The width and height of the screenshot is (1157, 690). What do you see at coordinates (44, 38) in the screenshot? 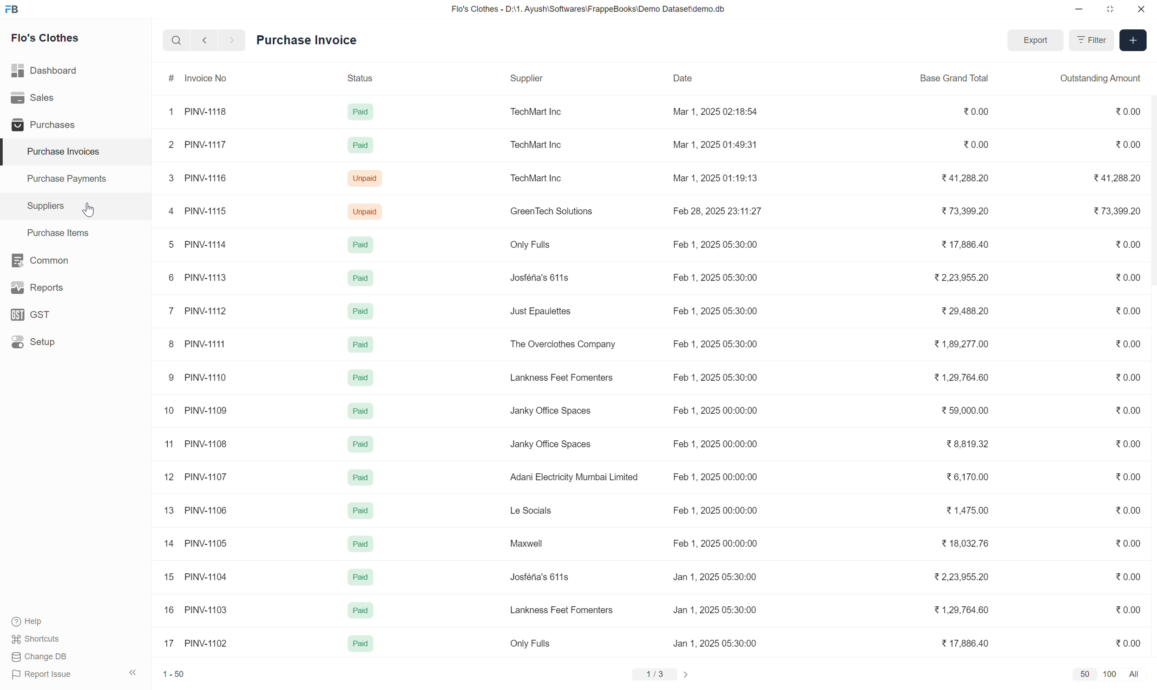
I see `Flo's Clothes` at bounding box center [44, 38].